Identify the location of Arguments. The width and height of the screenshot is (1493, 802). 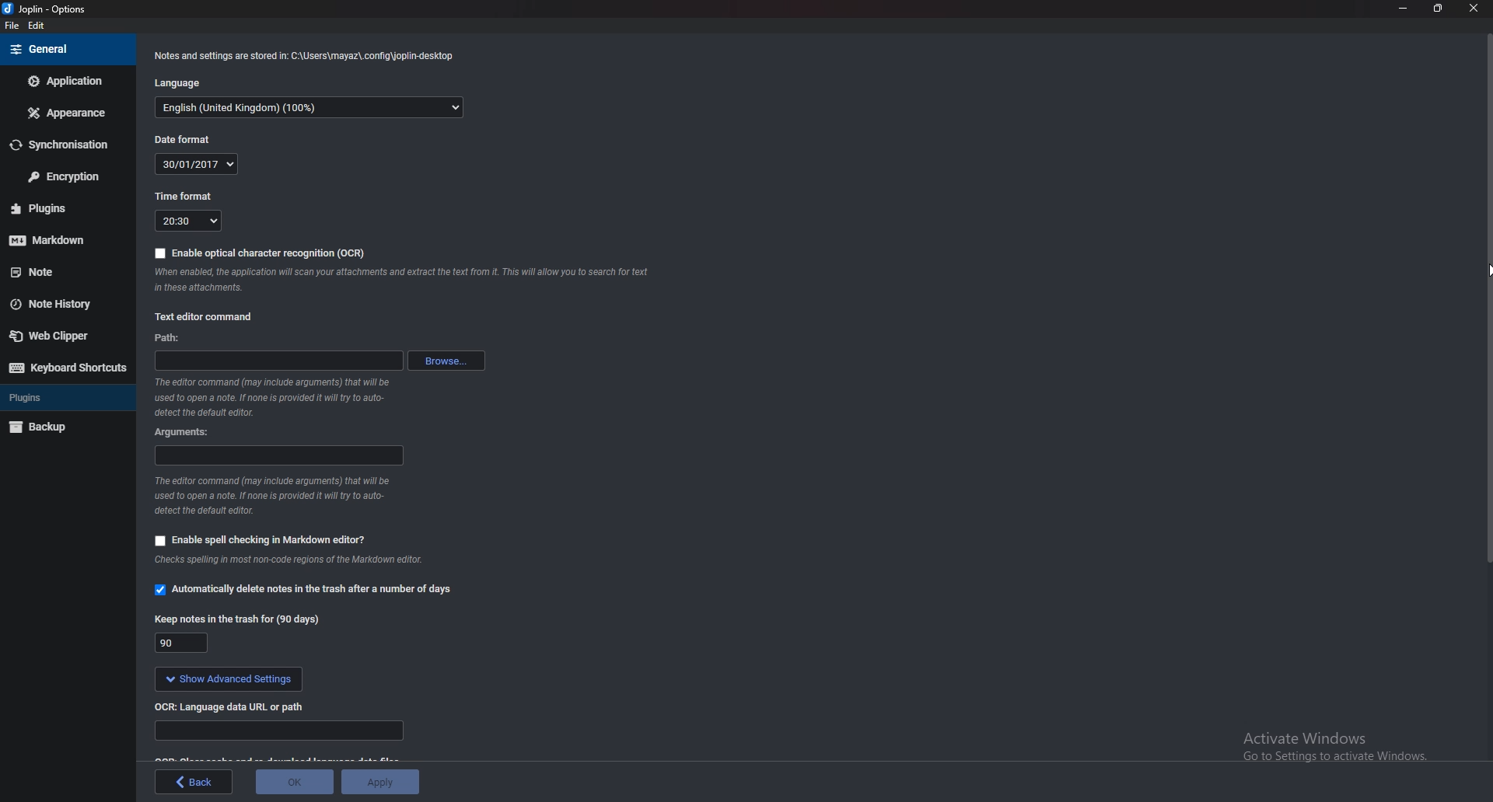
(278, 454).